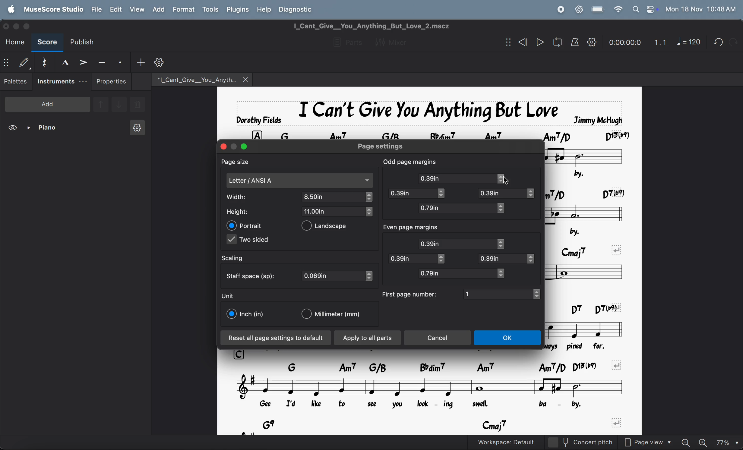 The width and height of the screenshot is (743, 450). I want to click on maximize, so click(30, 26).